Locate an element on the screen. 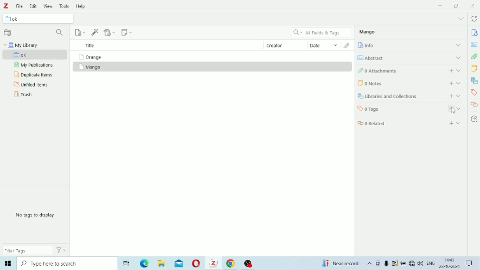  Charging, plugged in is located at coordinates (404, 263).